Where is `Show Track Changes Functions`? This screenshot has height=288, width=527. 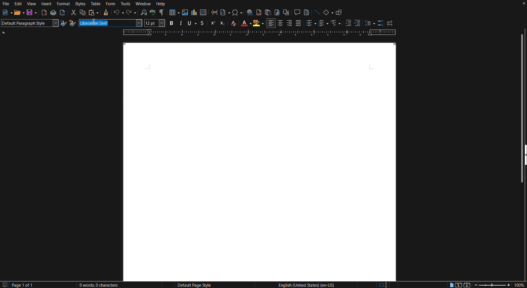 Show Track Changes Functions is located at coordinates (307, 13).